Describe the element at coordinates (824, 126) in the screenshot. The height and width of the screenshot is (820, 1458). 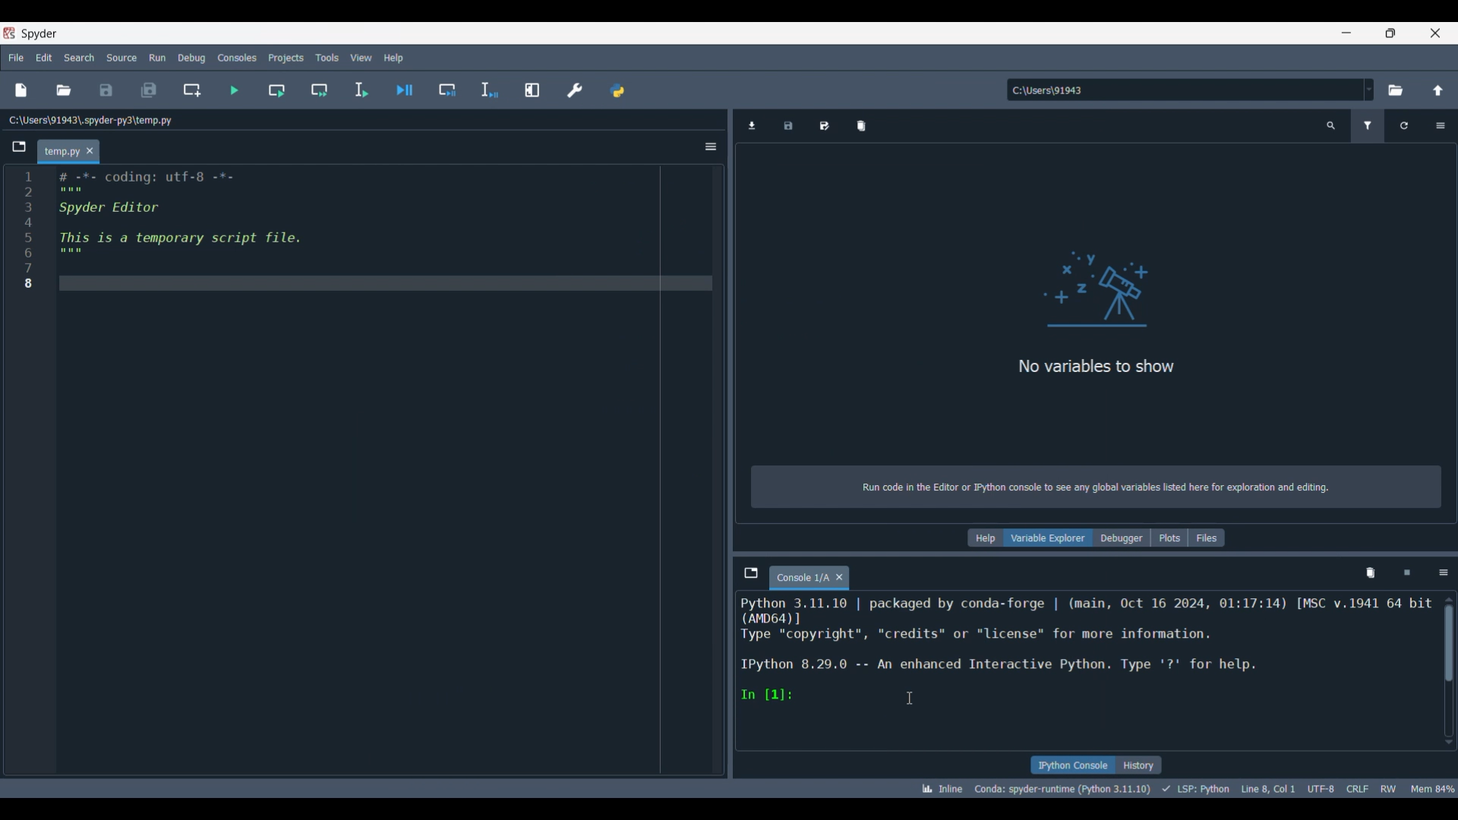
I see `Save data as` at that location.